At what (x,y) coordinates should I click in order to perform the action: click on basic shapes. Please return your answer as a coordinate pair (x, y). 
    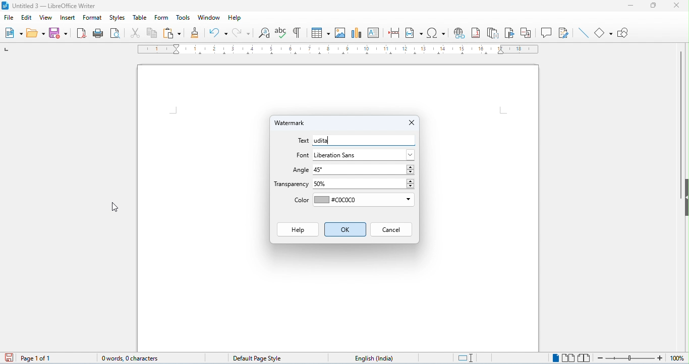
    Looking at the image, I should click on (604, 33).